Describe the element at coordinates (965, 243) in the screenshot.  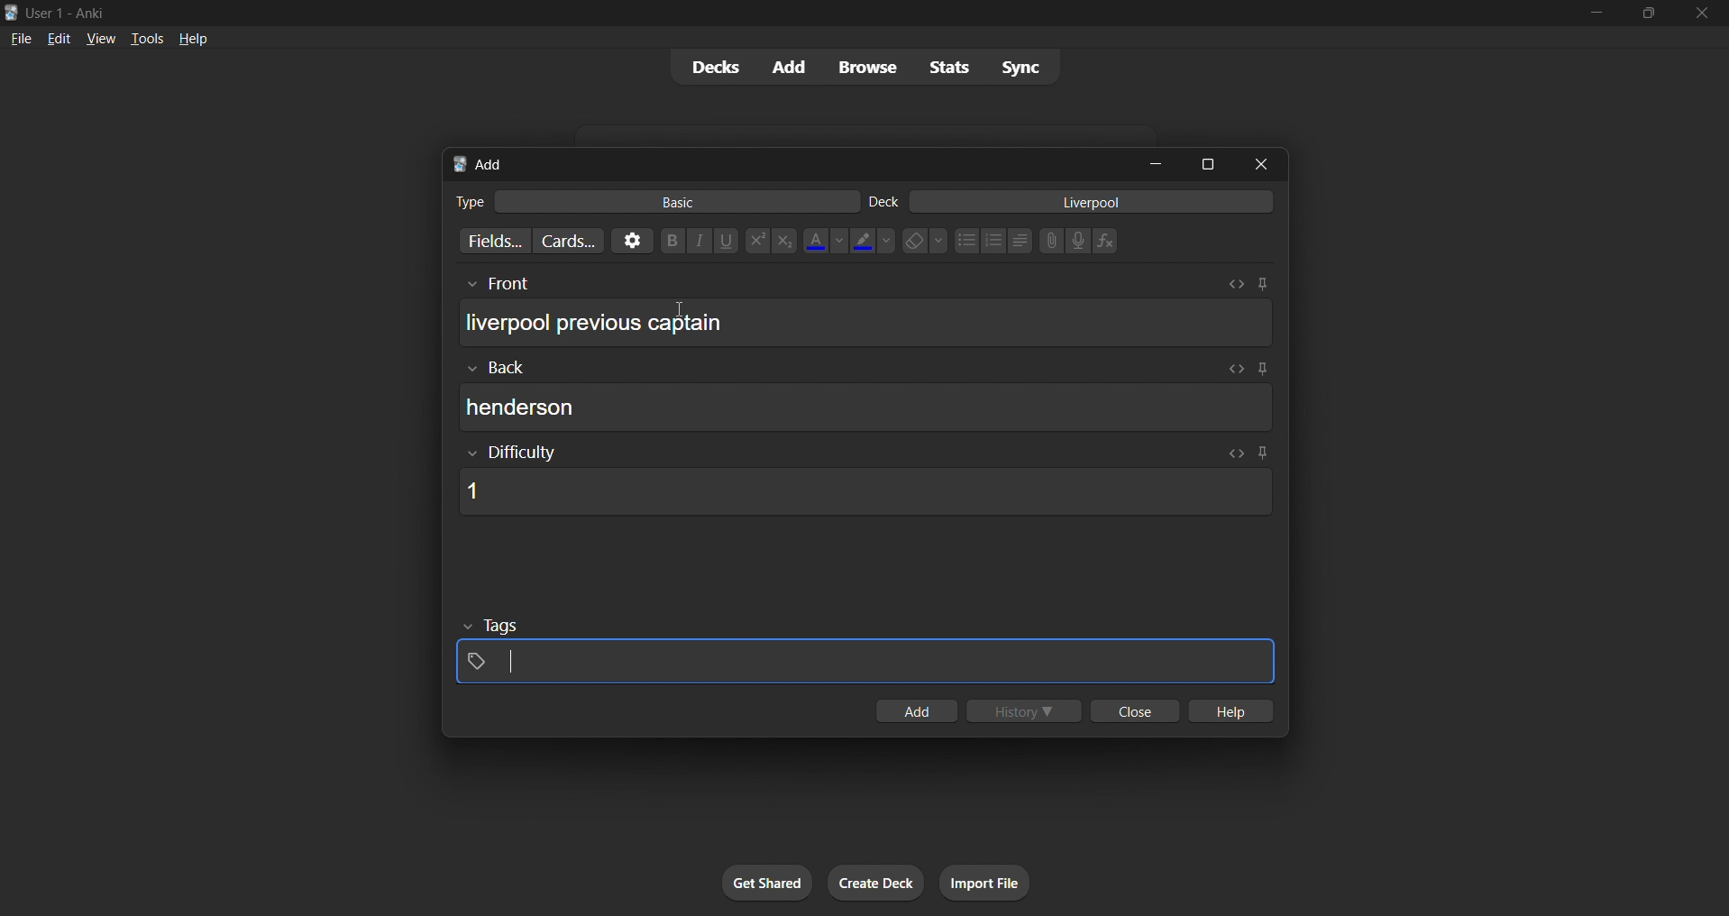
I see `dotted list` at that location.